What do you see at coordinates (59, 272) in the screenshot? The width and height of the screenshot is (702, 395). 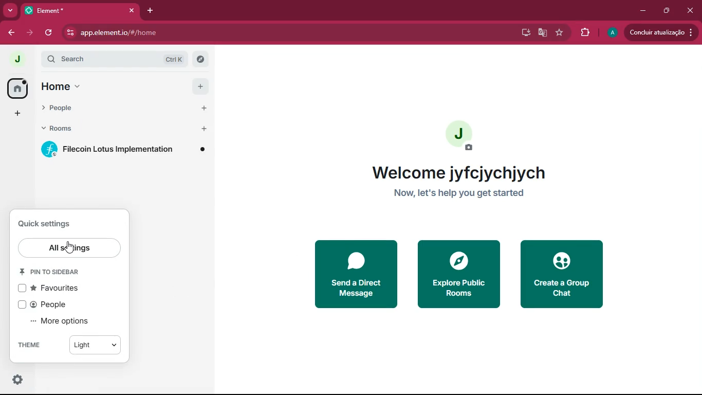 I see `pin to  sidebar` at bounding box center [59, 272].